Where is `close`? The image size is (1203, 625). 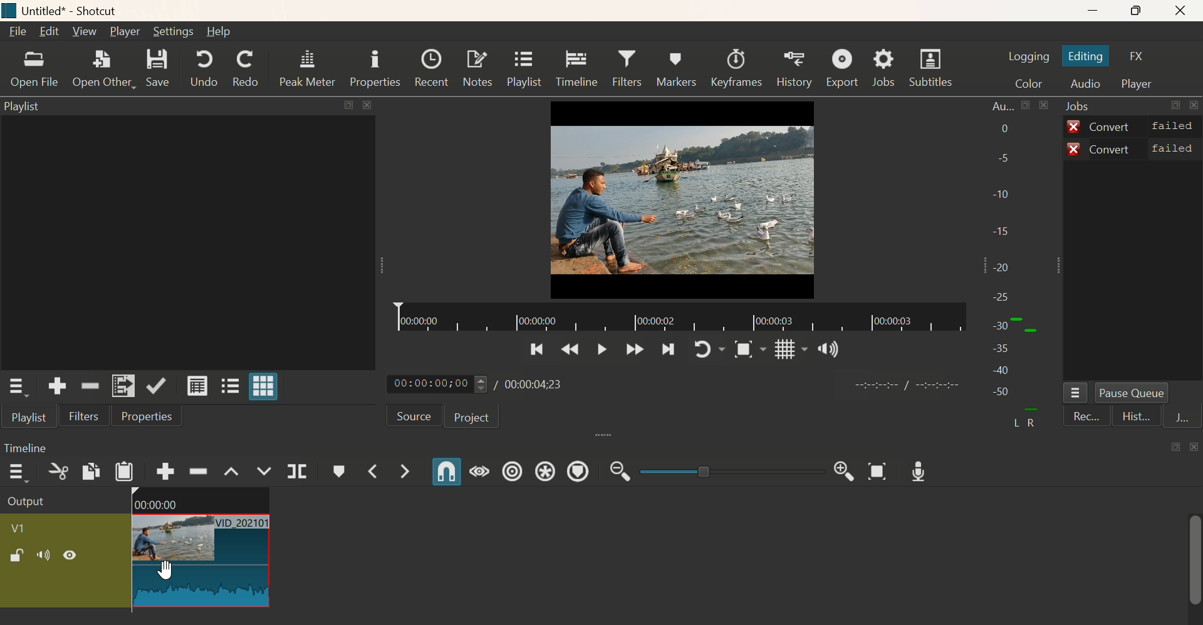 close is located at coordinates (368, 106).